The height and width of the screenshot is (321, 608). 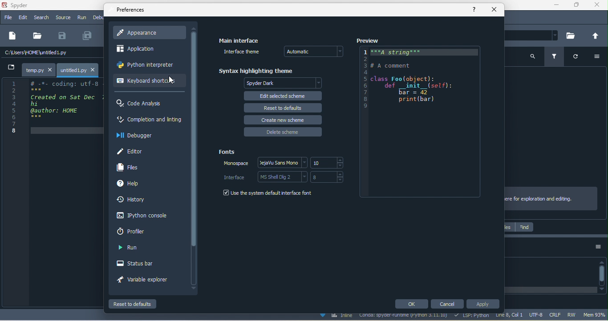 I want to click on find, so click(x=524, y=228).